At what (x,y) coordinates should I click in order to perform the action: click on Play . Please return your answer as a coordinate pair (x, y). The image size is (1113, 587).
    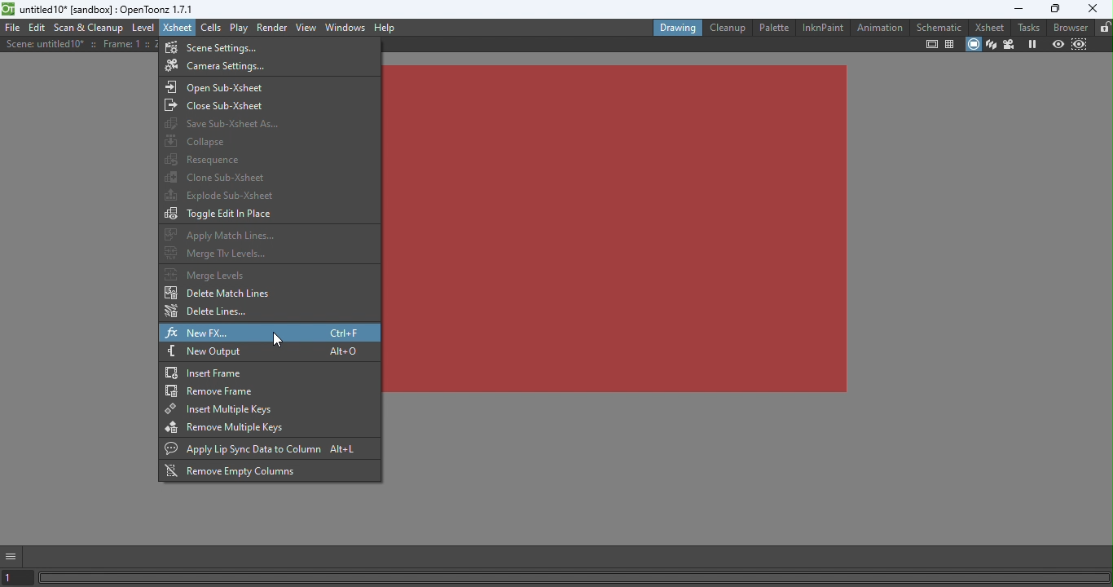
    Looking at the image, I should click on (240, 28).